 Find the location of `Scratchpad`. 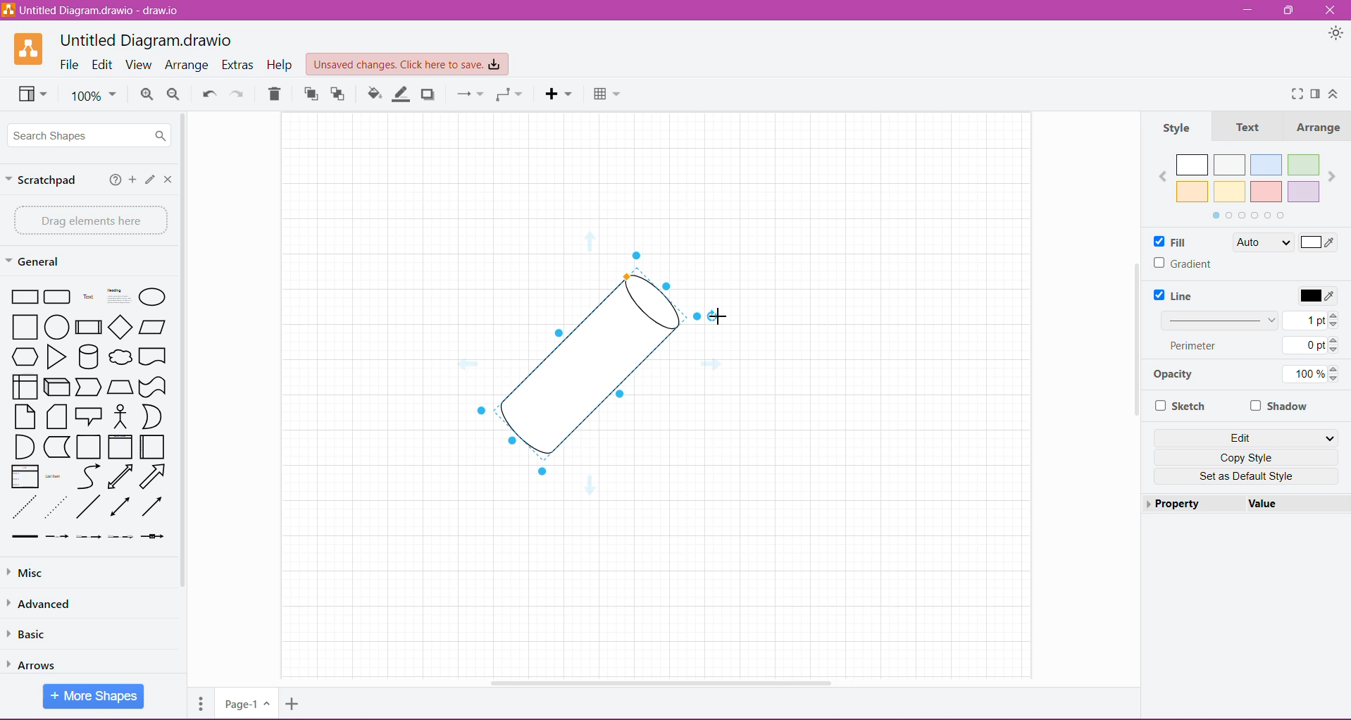

Scratchpad is located at coordinates (45, 181).